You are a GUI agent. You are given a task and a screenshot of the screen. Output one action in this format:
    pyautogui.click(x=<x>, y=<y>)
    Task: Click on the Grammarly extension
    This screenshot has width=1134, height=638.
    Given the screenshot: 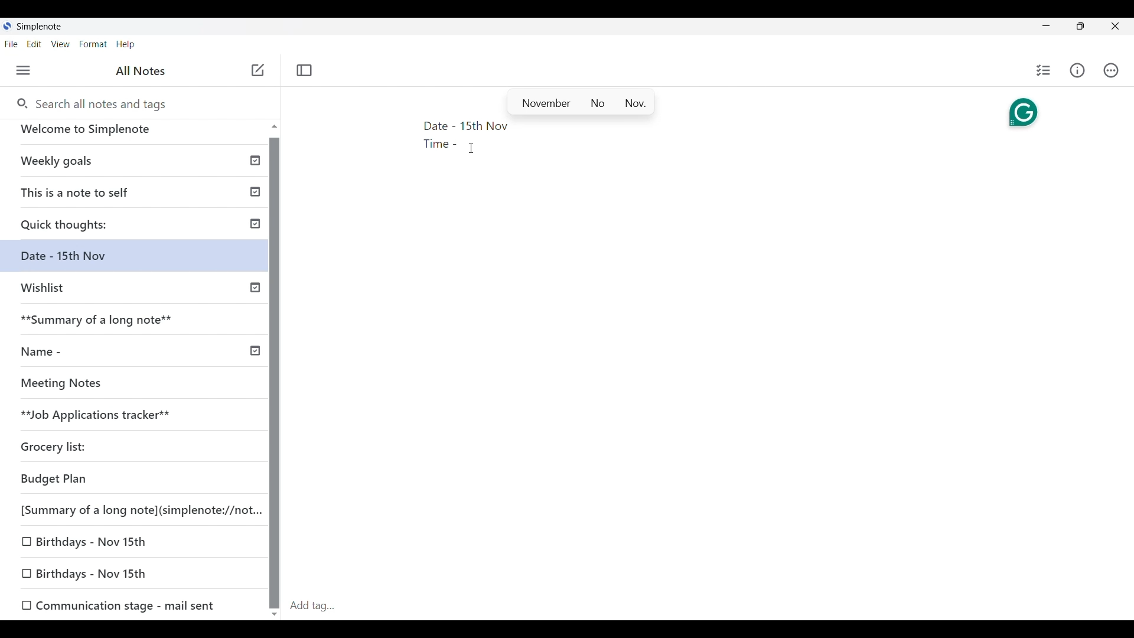 What is the action you would take?
    pyautogui.click(x=1024, y=113)
    